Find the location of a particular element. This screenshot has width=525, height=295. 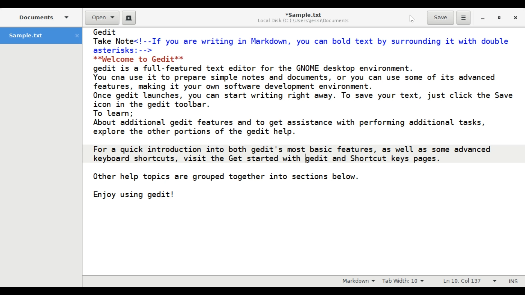

Close is located at coordinates (516, 18).